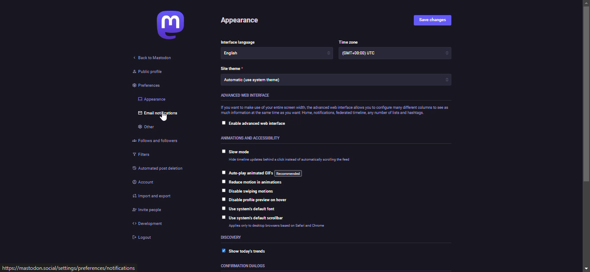  I want to click on info, so click(278, 225).